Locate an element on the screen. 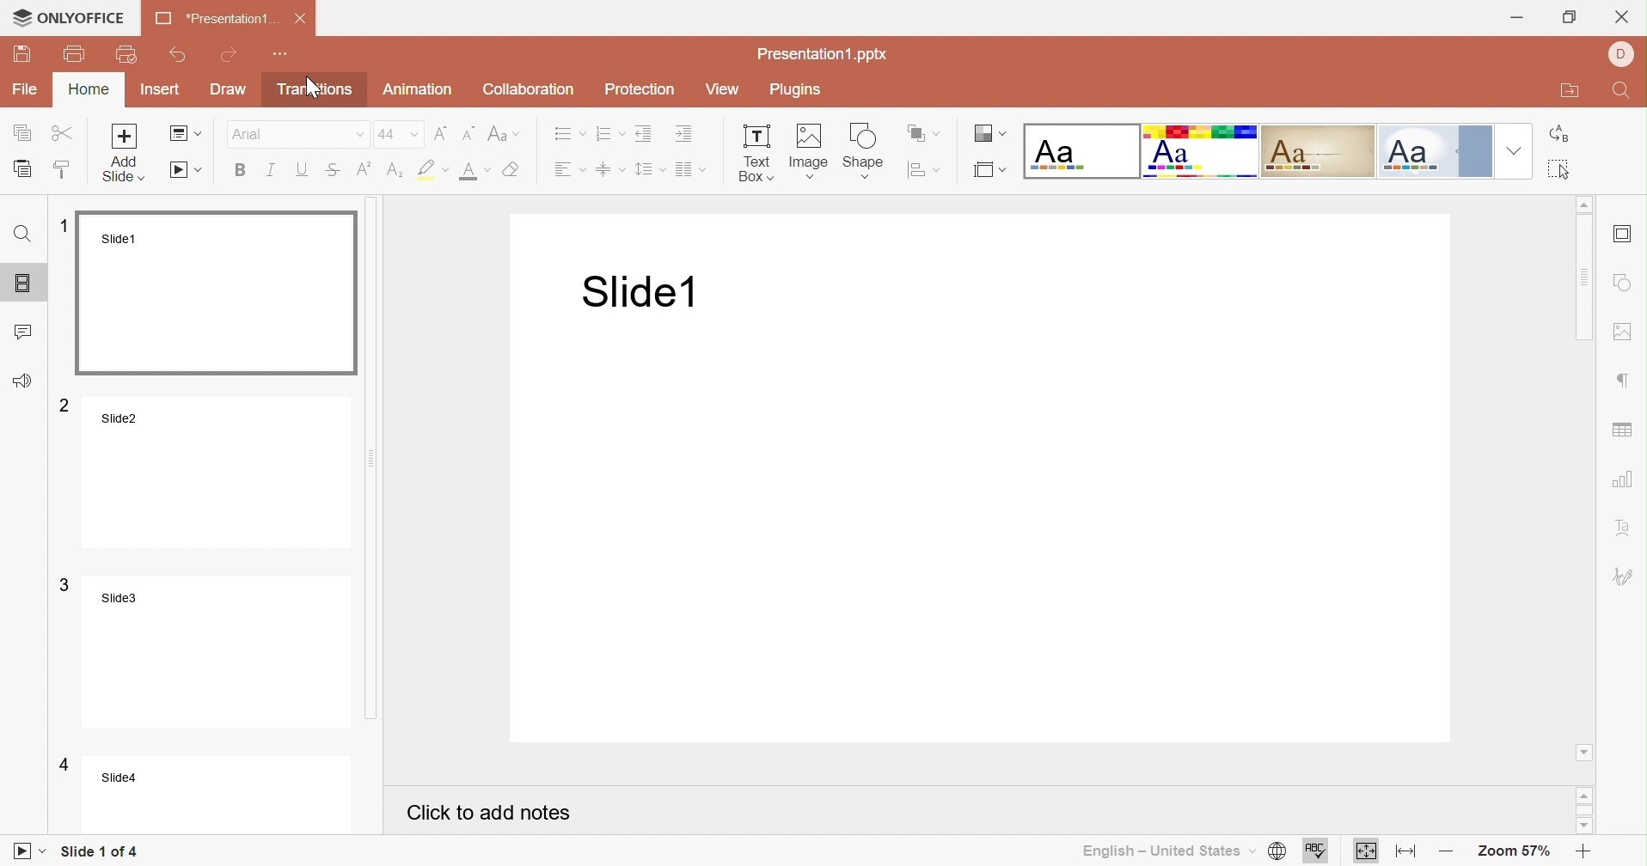  Slides is located at coordinates (21, 283).